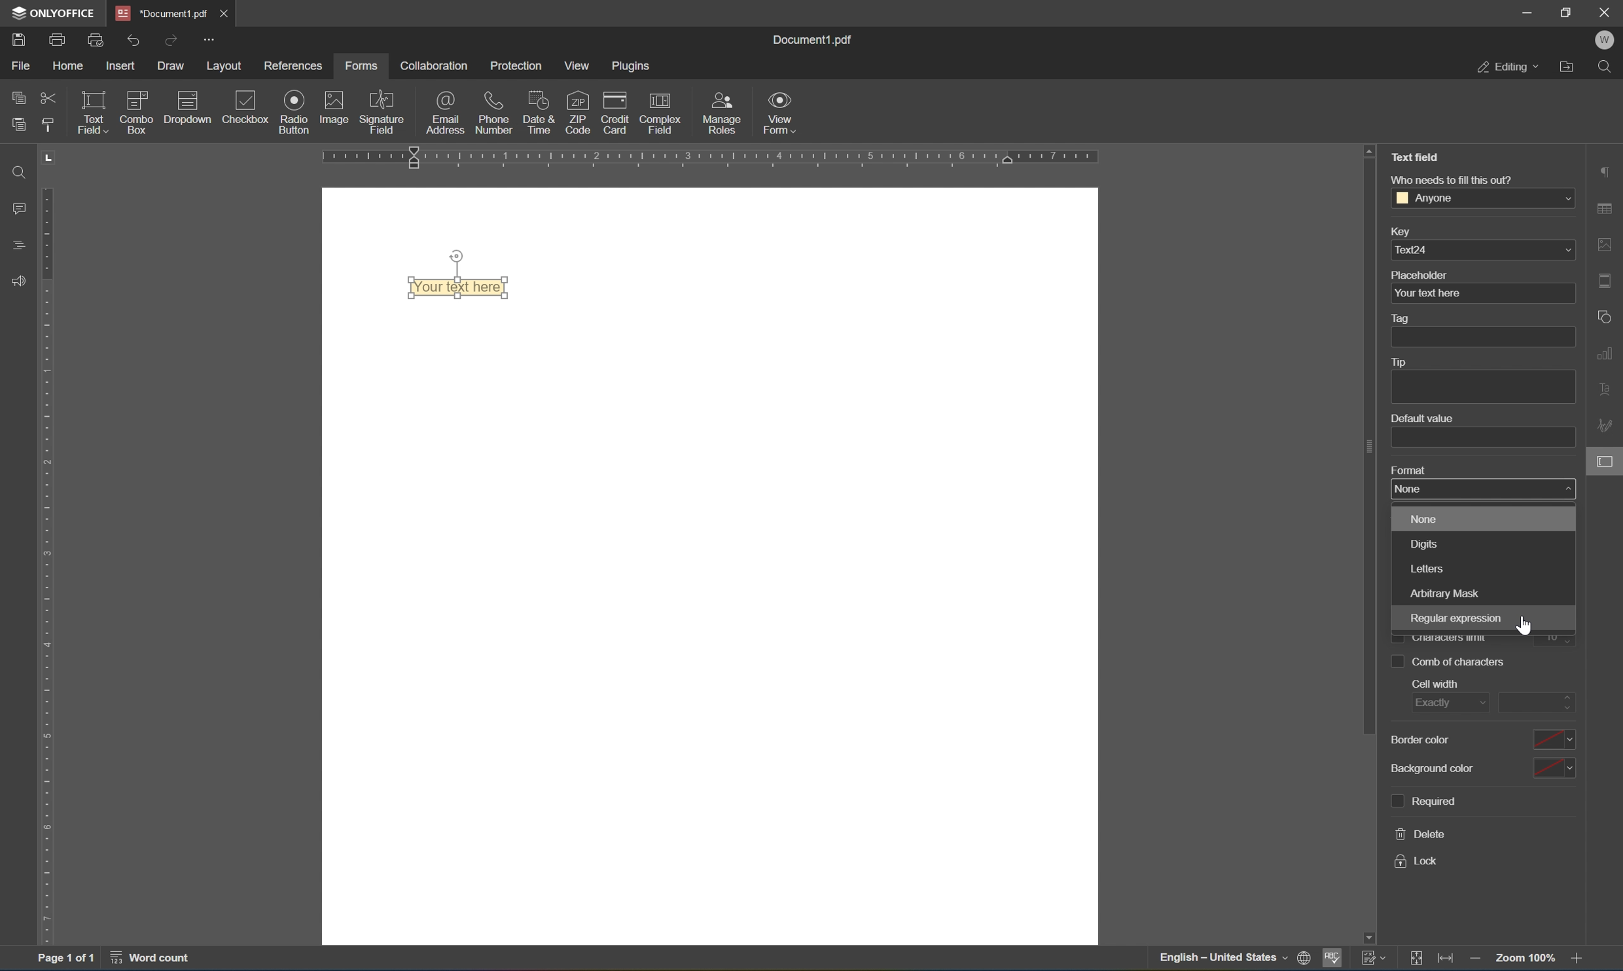  Describe the element at coordinates (1478, 961) in the screenshot. I see `zoom out` at that location.